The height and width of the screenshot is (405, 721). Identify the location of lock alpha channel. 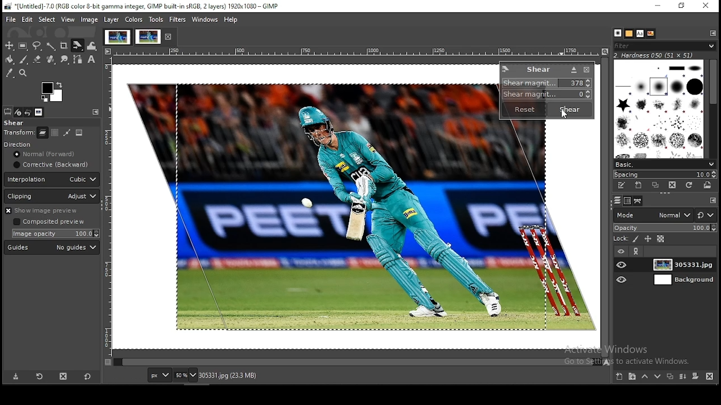
(661, 240).